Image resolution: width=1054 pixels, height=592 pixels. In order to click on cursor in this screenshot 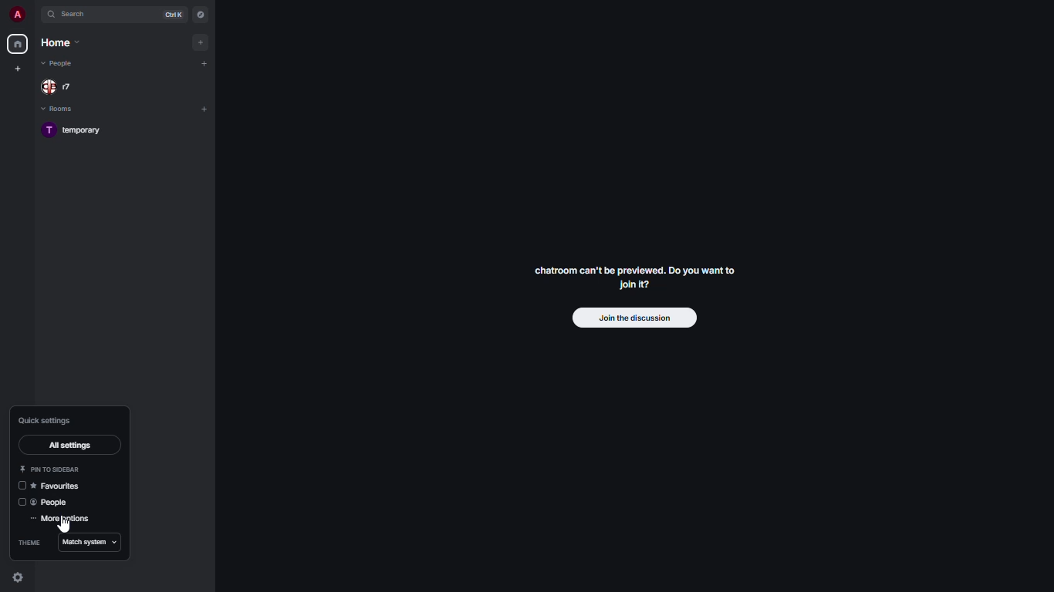, I will do `click(62, 526)`.